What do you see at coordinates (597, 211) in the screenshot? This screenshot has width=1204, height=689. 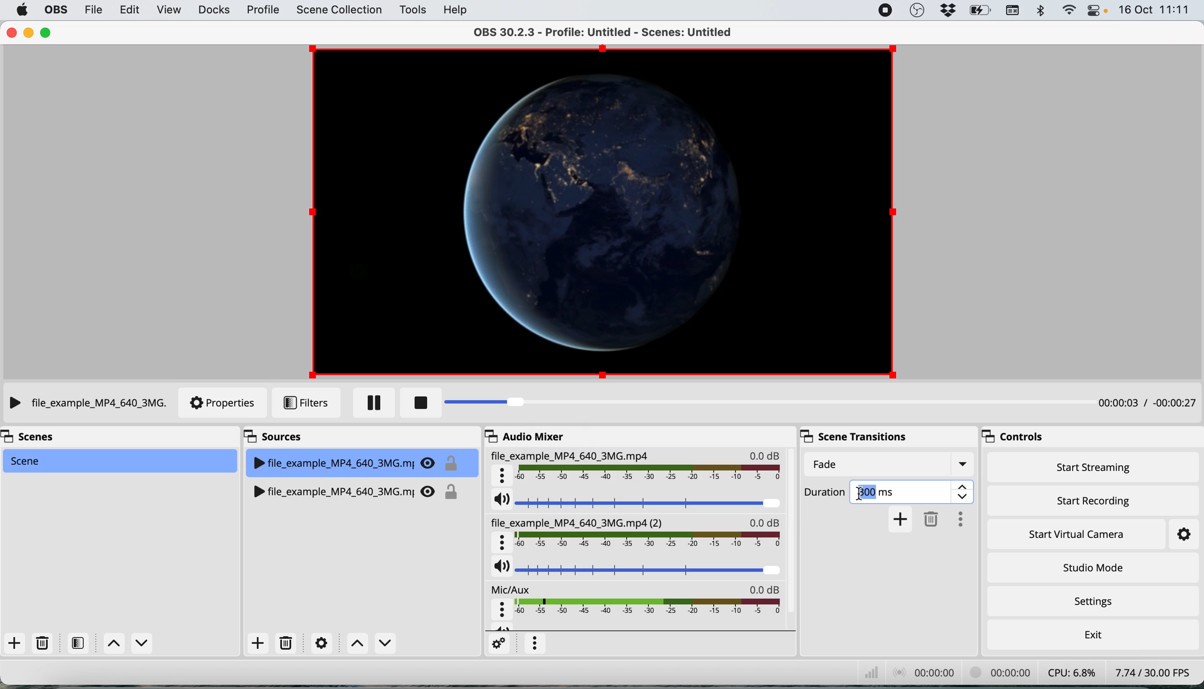 I see `current source` at bounding box center [597, 211].